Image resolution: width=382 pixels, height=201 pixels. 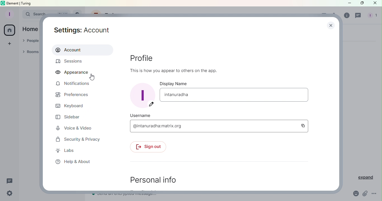 I want to click on element, so click(x=13, y=3).